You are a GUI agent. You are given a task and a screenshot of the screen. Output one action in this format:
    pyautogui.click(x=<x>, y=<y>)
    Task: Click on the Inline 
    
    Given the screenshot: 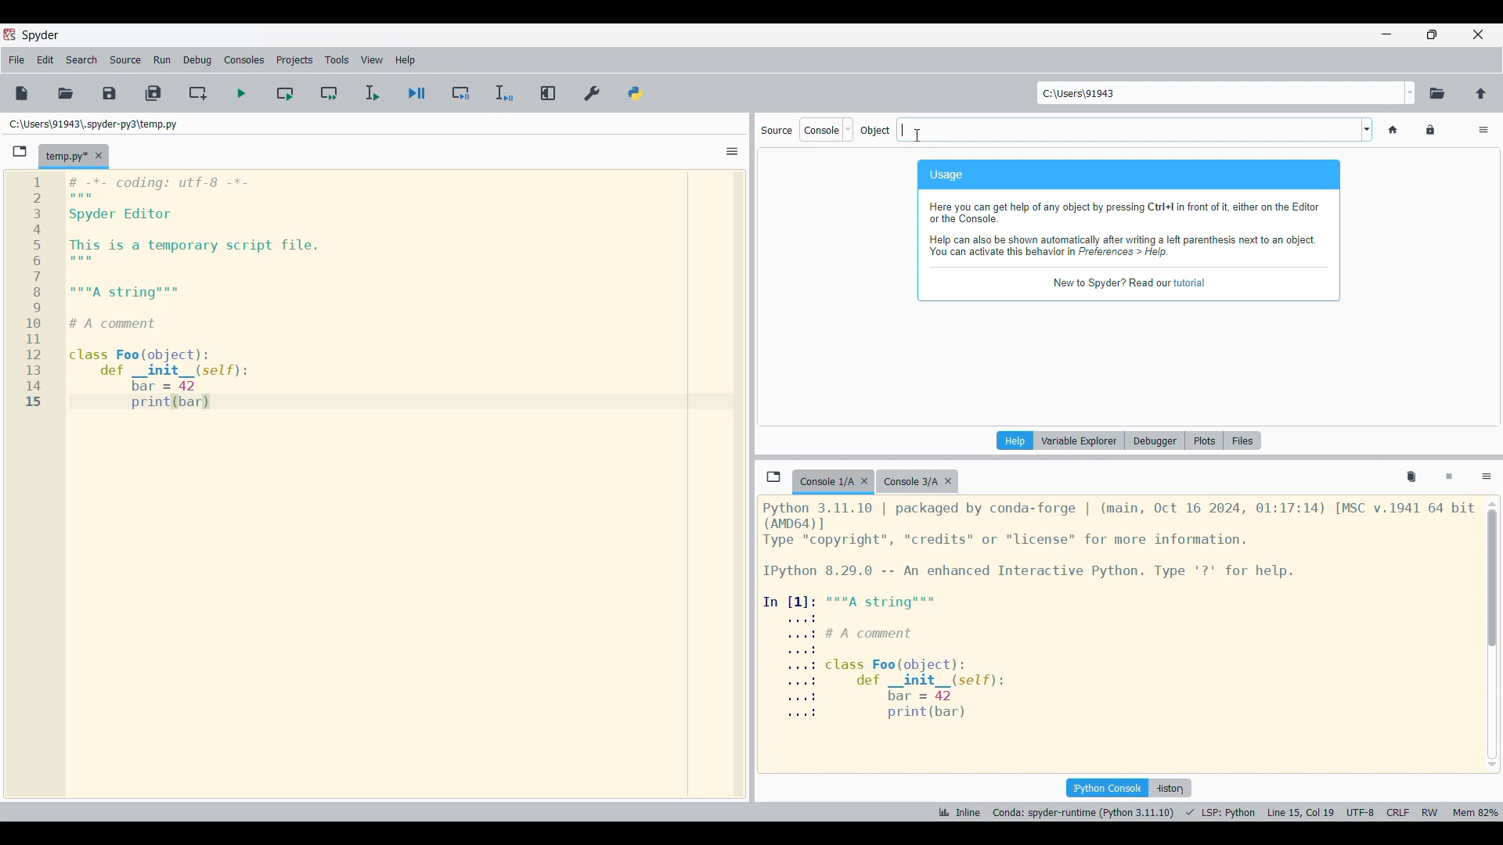 What is the action you would take?
    pyautogui.click(x=962, y=808)
    